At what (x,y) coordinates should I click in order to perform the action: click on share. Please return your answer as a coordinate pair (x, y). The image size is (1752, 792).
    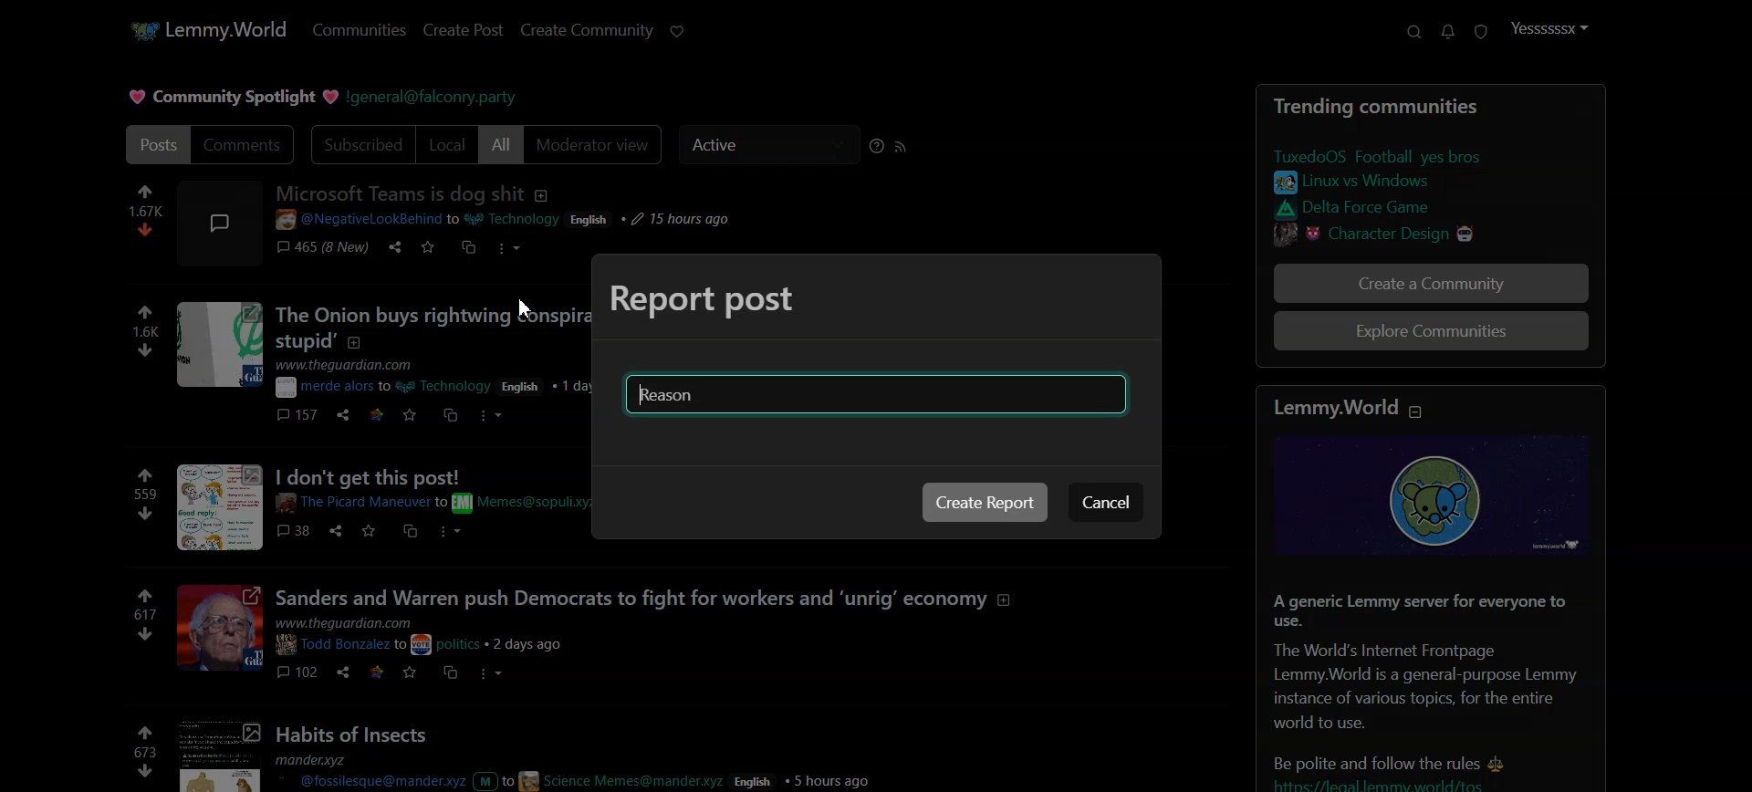
    Looking at the image, I should click on (344, 670).